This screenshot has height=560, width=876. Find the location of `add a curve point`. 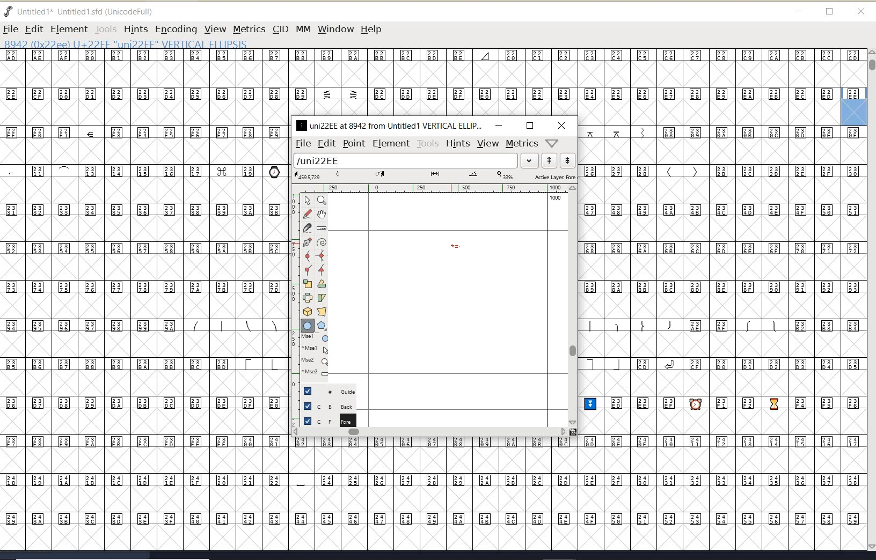

add a curve point is located at coordinates (310, 256).